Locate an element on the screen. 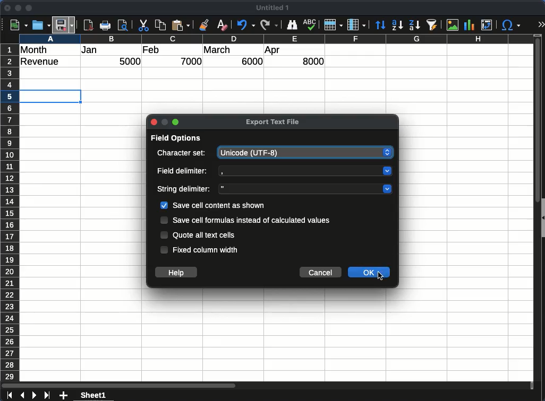  sheet 1 is located at coordinates (103, 395).